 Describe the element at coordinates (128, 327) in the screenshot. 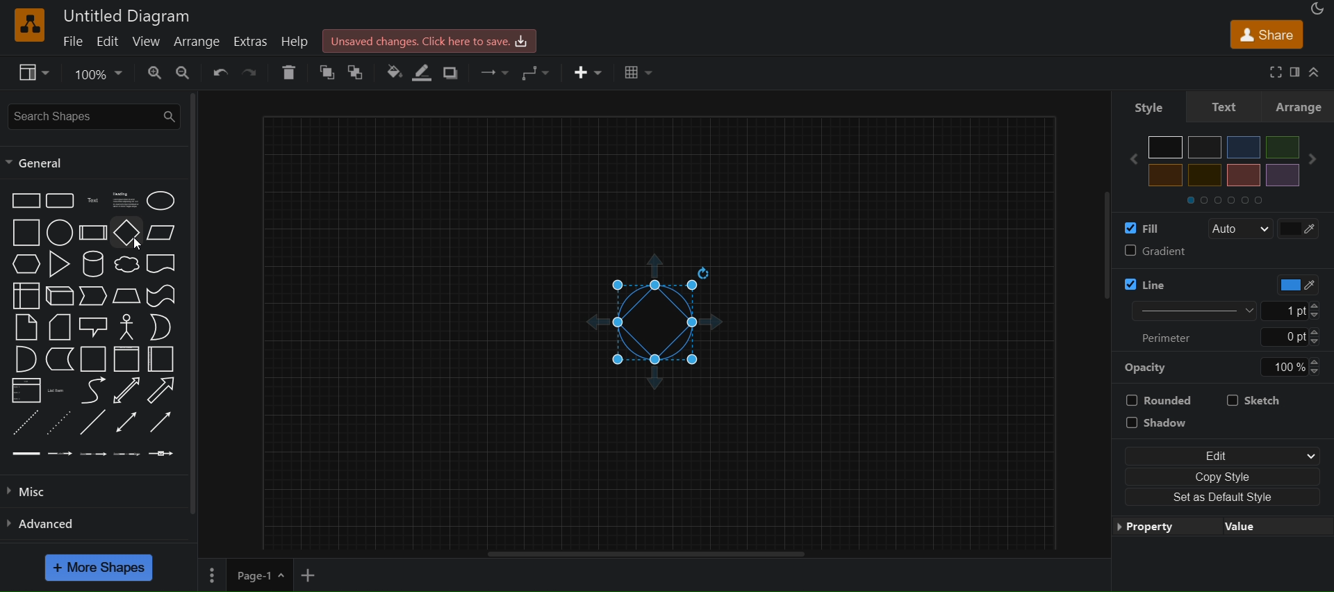

I see `actor` at that location.